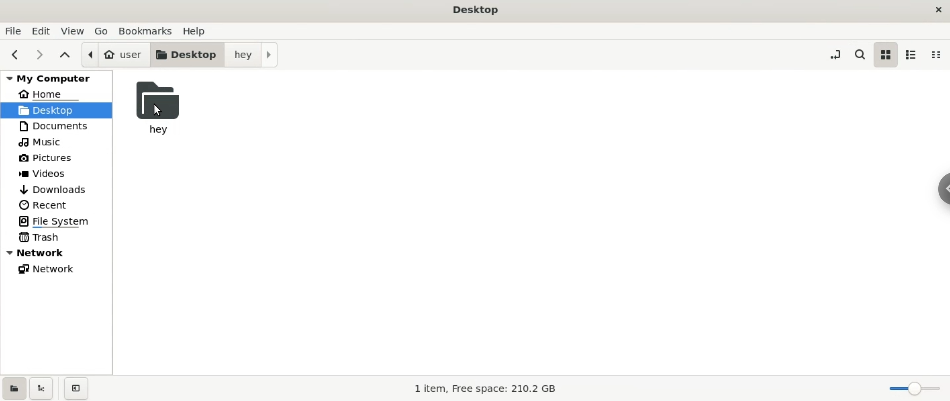 This screenshot has height=401, width=950. I want to click on Desktop, so click(479, 10).